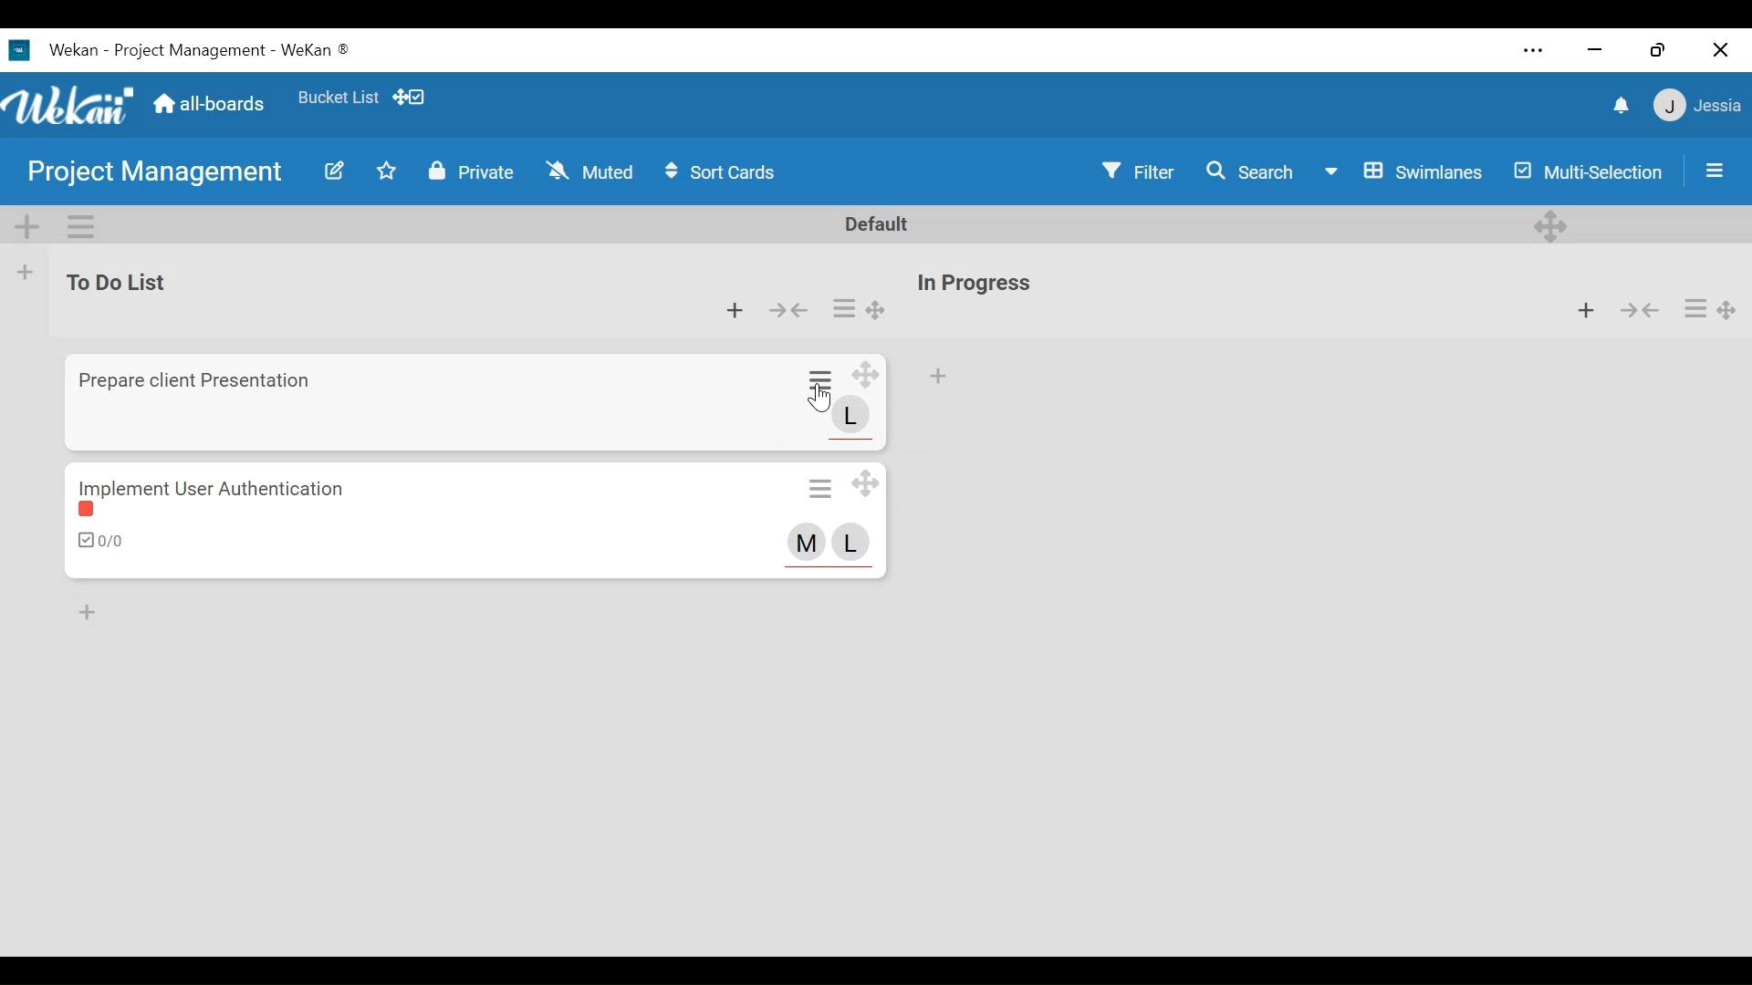 Image resolution: width=1752 pixels, height=985 pixels. Describe the element at coordinates (808, 542) in the screenshot. I see `Member` at that location.